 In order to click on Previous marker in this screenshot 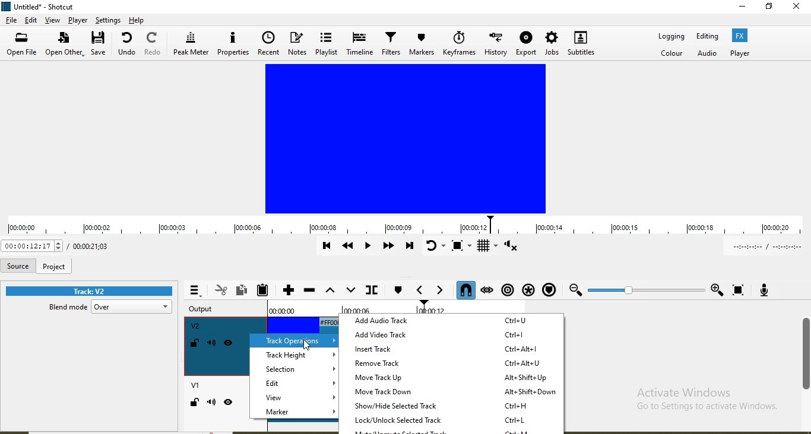, I will do `click(422, 292)`.